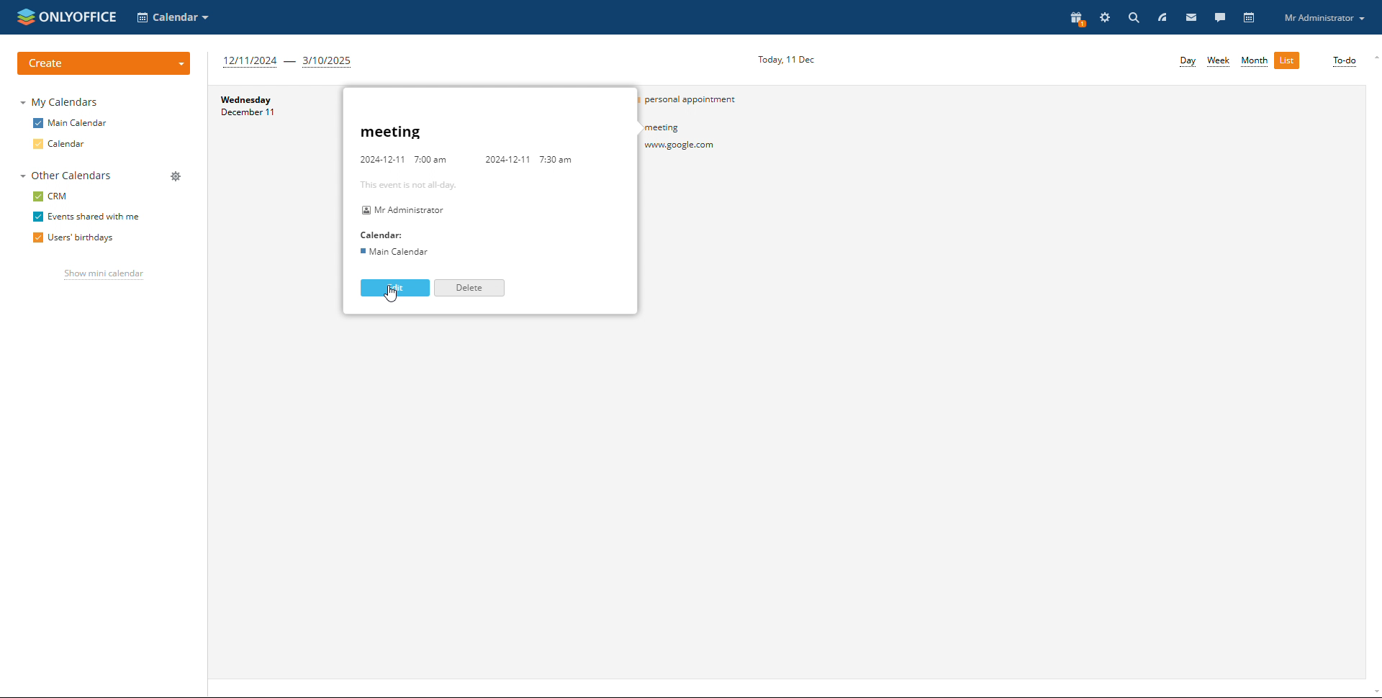  What do you see at coordinates (1255, 62) in the screenshot?
I see `month view` at bounding box center [1255, 62].